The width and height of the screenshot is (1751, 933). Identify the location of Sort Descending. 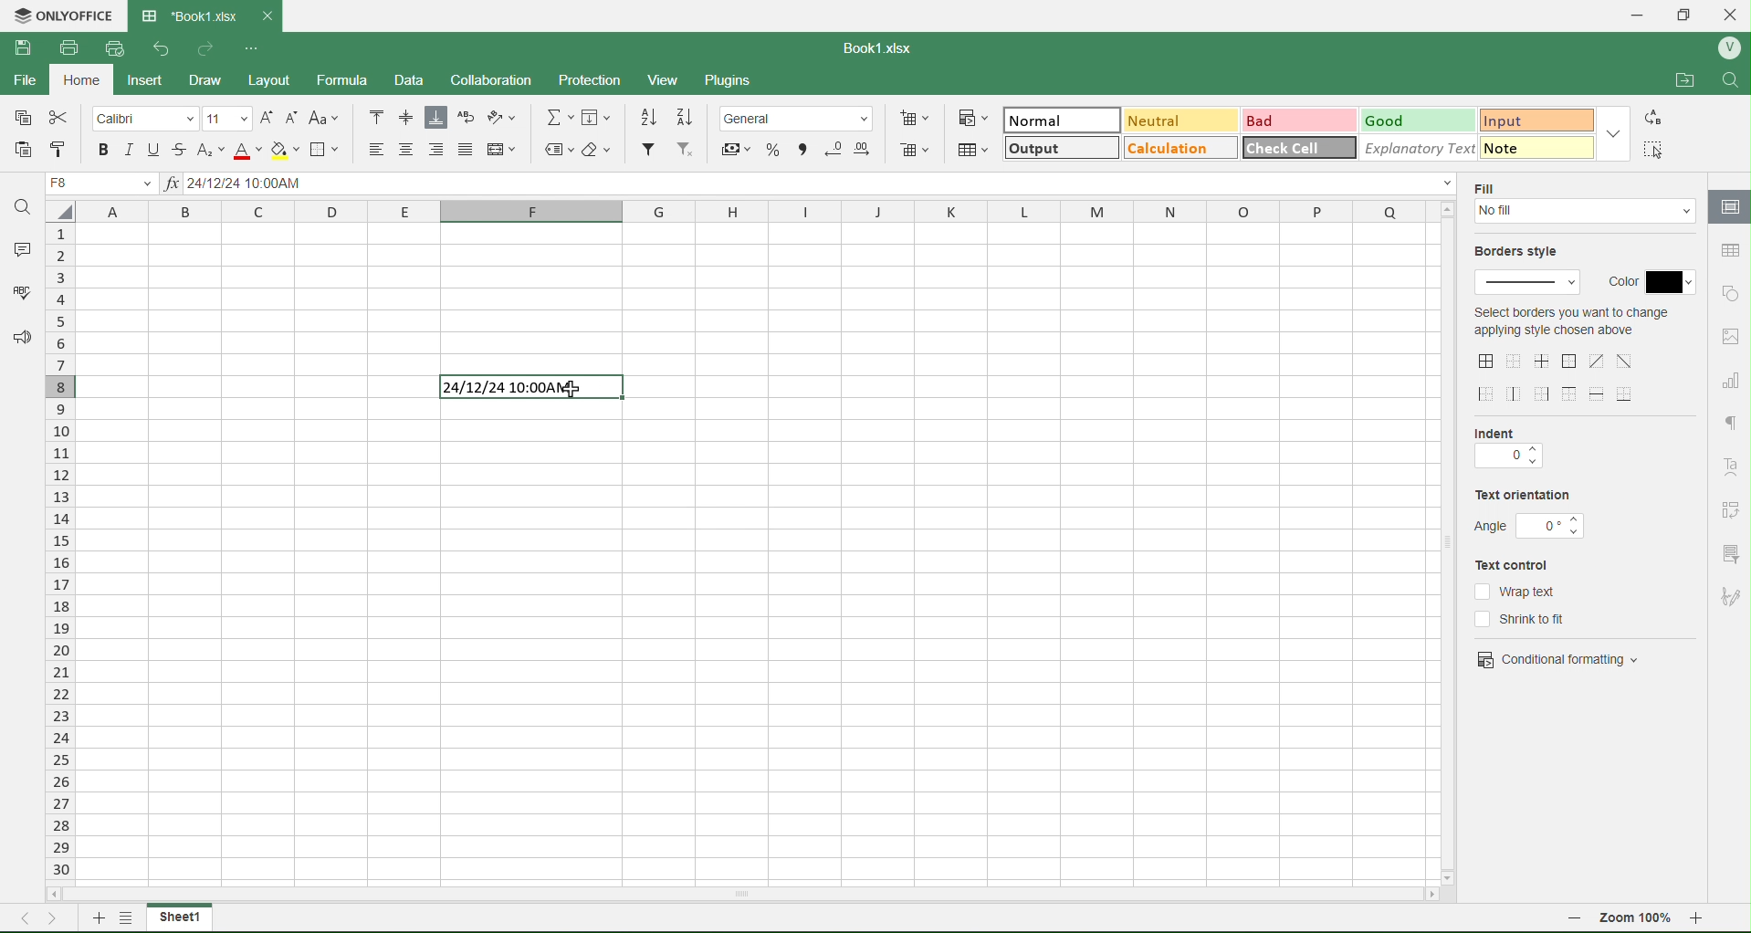
(687, 116).